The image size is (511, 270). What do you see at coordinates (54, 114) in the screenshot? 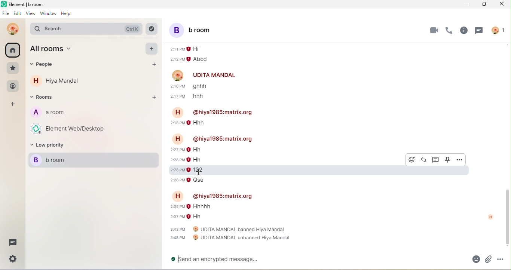
I see `a room` at bounding box center [54, 114].